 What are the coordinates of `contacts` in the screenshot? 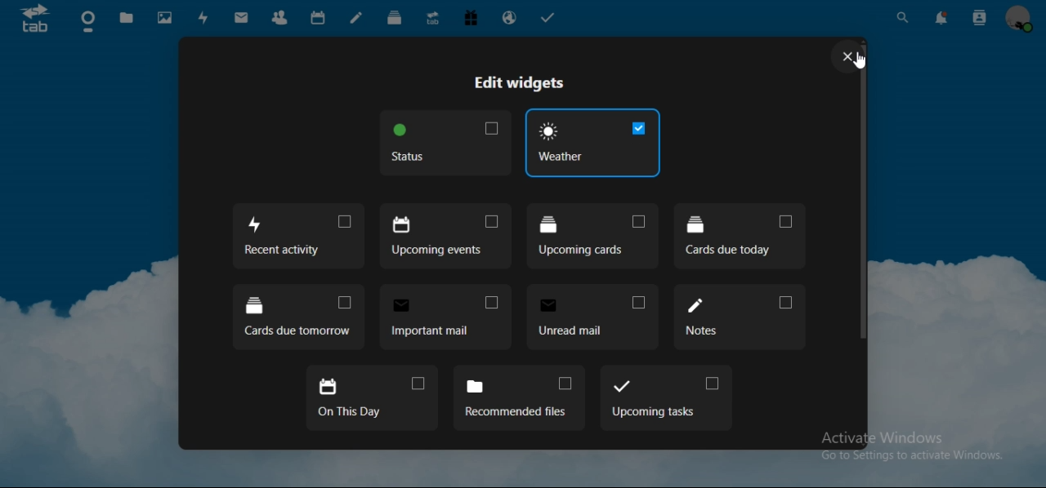 It's located at (279, 17).